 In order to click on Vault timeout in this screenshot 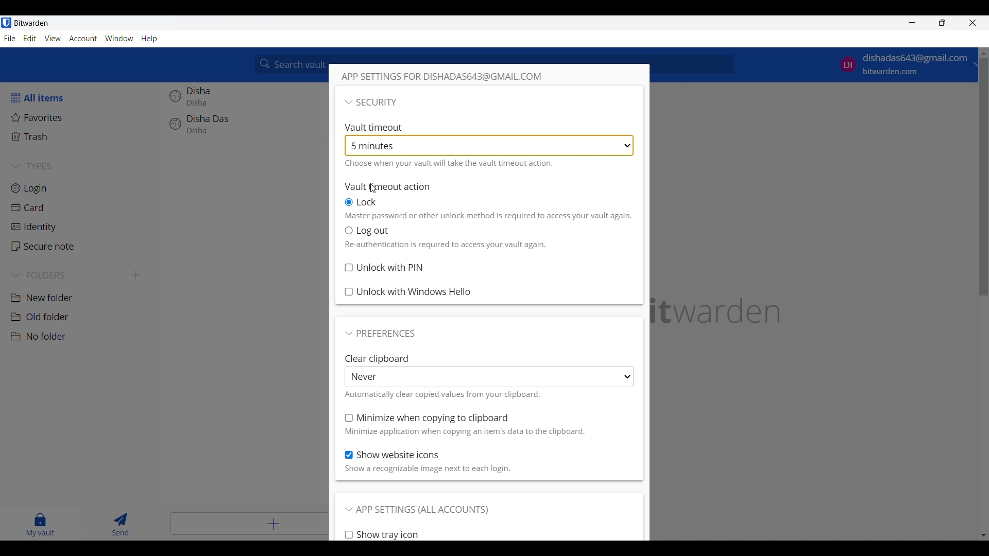, I will do `click(376, 127)`.